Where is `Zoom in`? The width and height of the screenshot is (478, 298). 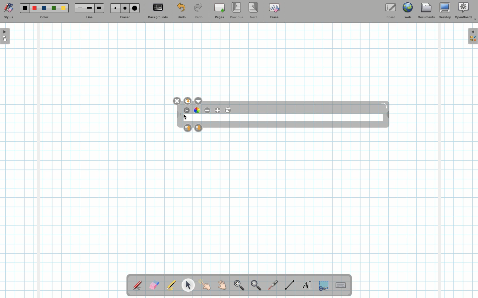 Zoom in is located at coordinates (237, 286).